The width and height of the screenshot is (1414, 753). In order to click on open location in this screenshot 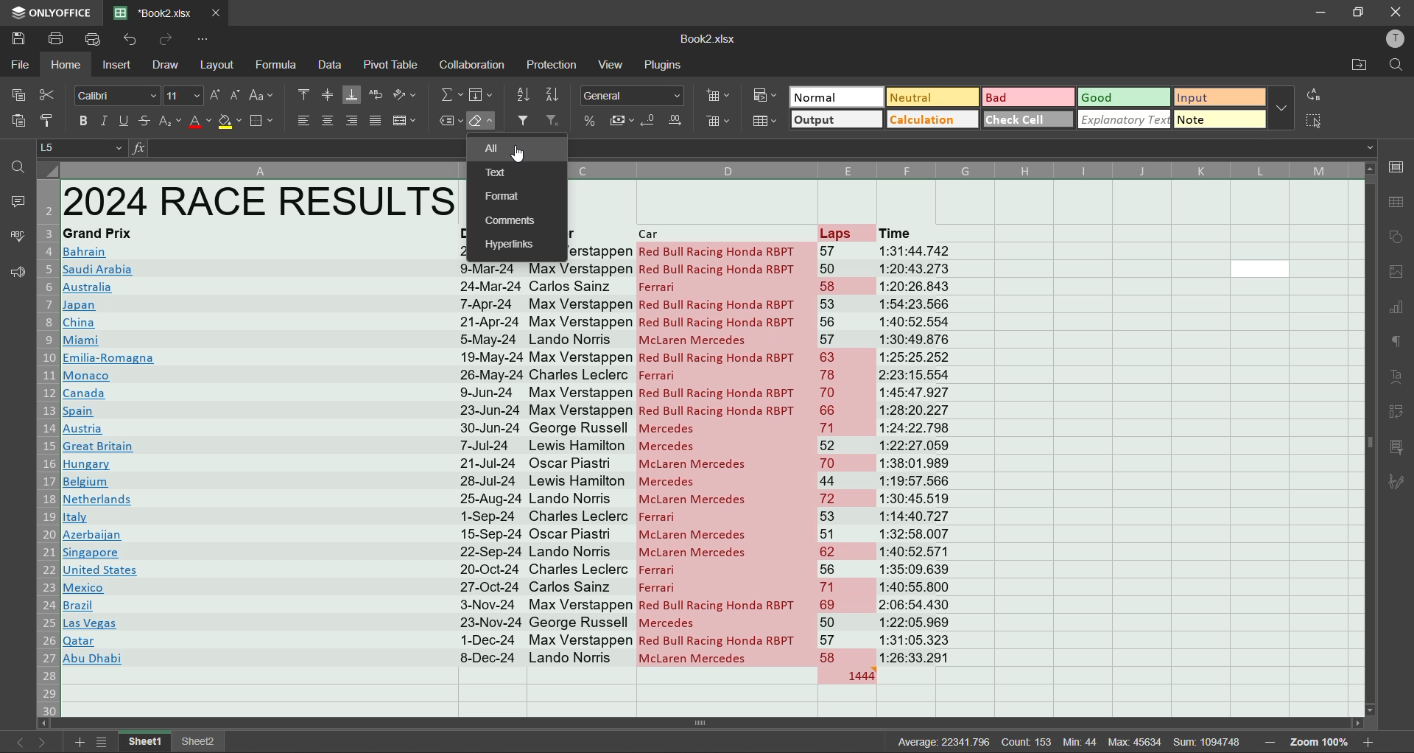, I will do `click(1358, 65)`.